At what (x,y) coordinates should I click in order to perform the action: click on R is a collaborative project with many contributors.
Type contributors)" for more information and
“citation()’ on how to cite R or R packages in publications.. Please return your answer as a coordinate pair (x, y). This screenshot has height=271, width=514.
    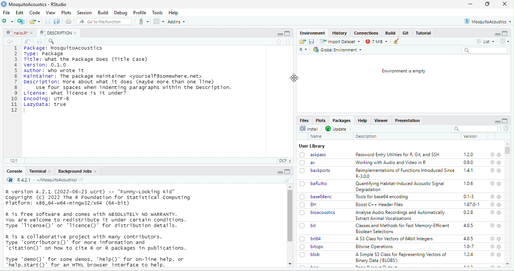
    Looking at the image, I should click on (96, 243).